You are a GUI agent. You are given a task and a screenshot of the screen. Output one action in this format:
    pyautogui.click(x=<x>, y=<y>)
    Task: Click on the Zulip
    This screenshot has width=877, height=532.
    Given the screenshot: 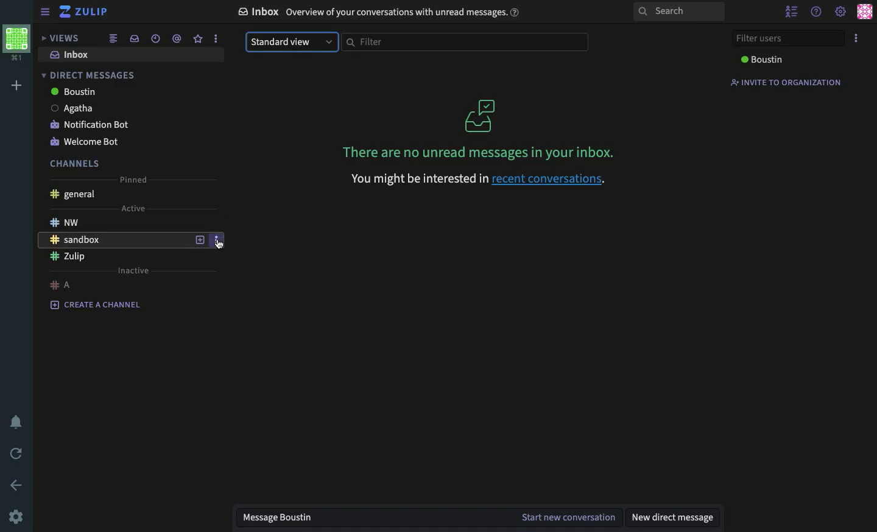 What is the action you would take?
    pyautogui.click(x=68, y=257)
    